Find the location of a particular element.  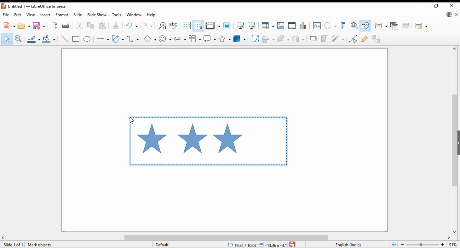

start from current slide is located at coordinates (252, 26).